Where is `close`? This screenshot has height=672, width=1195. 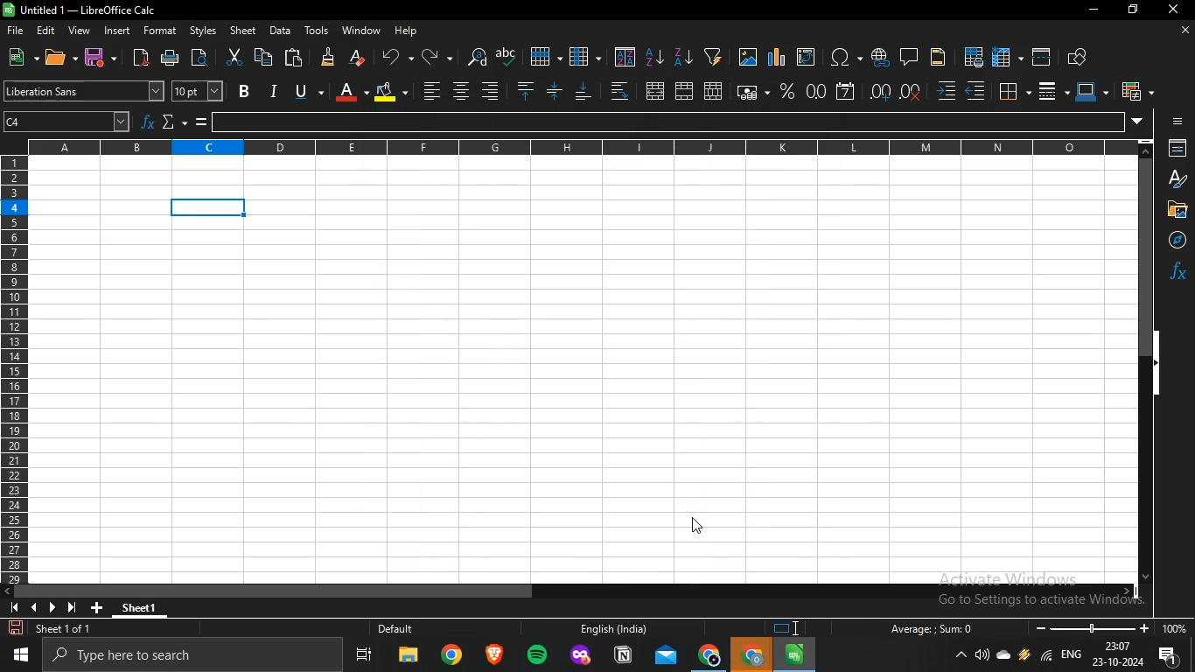
close is located at coordinates (1175, 11).